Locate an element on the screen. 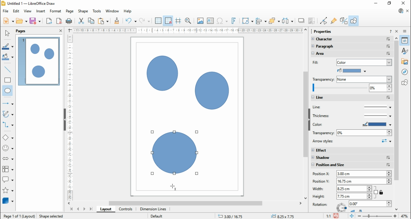 This screenshot has height=219, width=411. gallery is located at coordinates (406, 61).